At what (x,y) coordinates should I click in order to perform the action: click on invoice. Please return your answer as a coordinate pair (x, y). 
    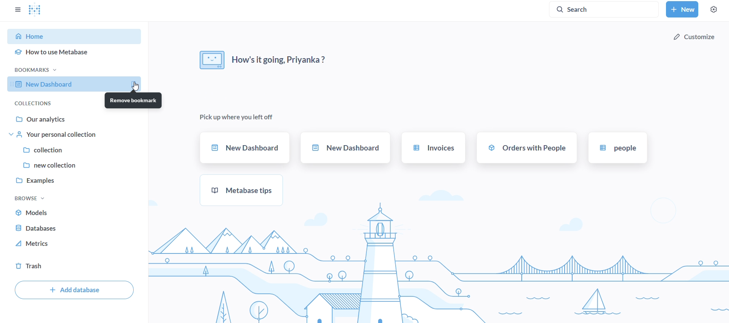
    Looking at the image, I should click on (433, 148).